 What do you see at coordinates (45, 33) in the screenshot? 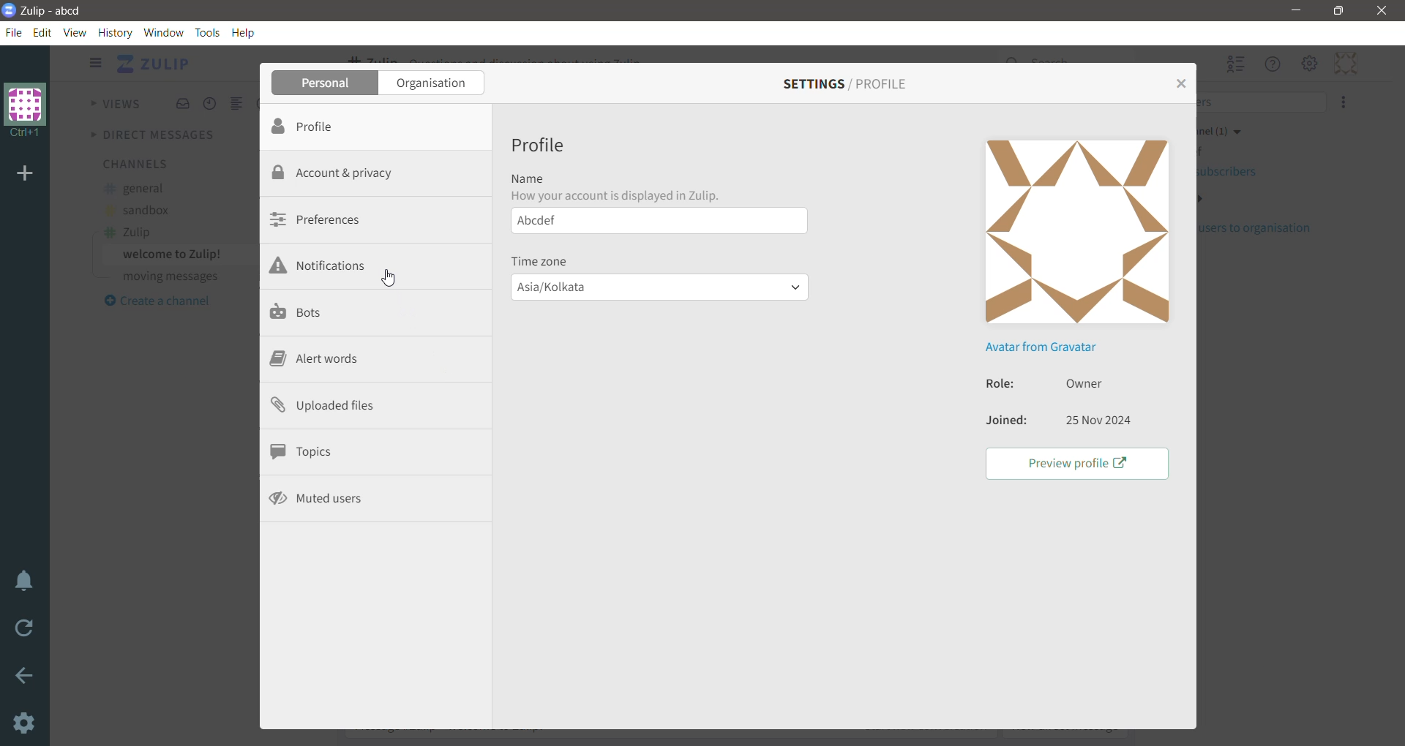
I see `Edit` at bounding box center [45, 33].